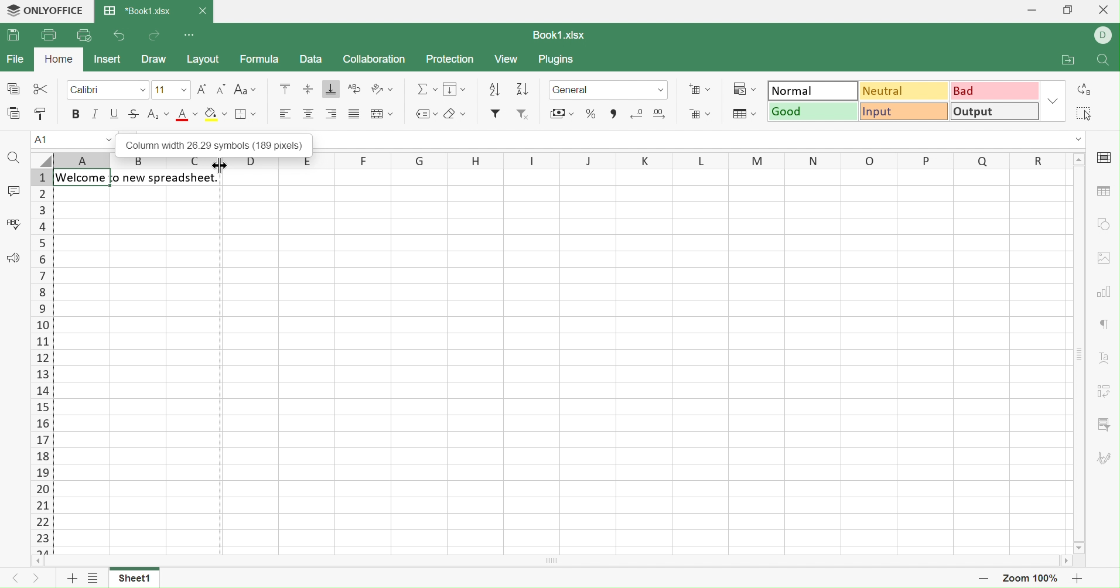 The width and height of the screenshot is (1120, 588). Describe the element at coordinates (13, 579) in the screenshot. I see `Previous` at that location.